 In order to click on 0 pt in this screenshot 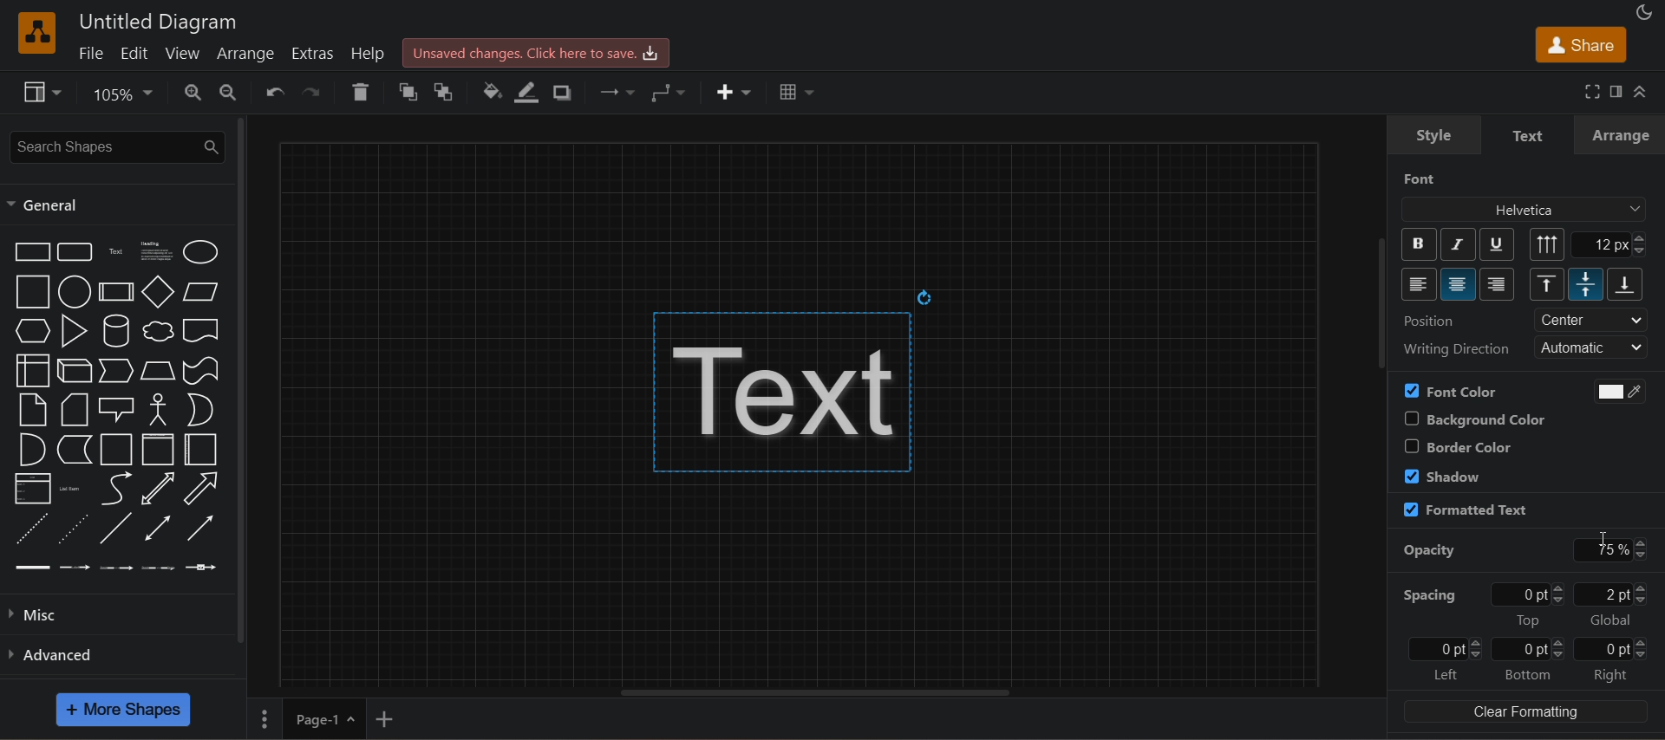, I will do `click(1613, 649)`.